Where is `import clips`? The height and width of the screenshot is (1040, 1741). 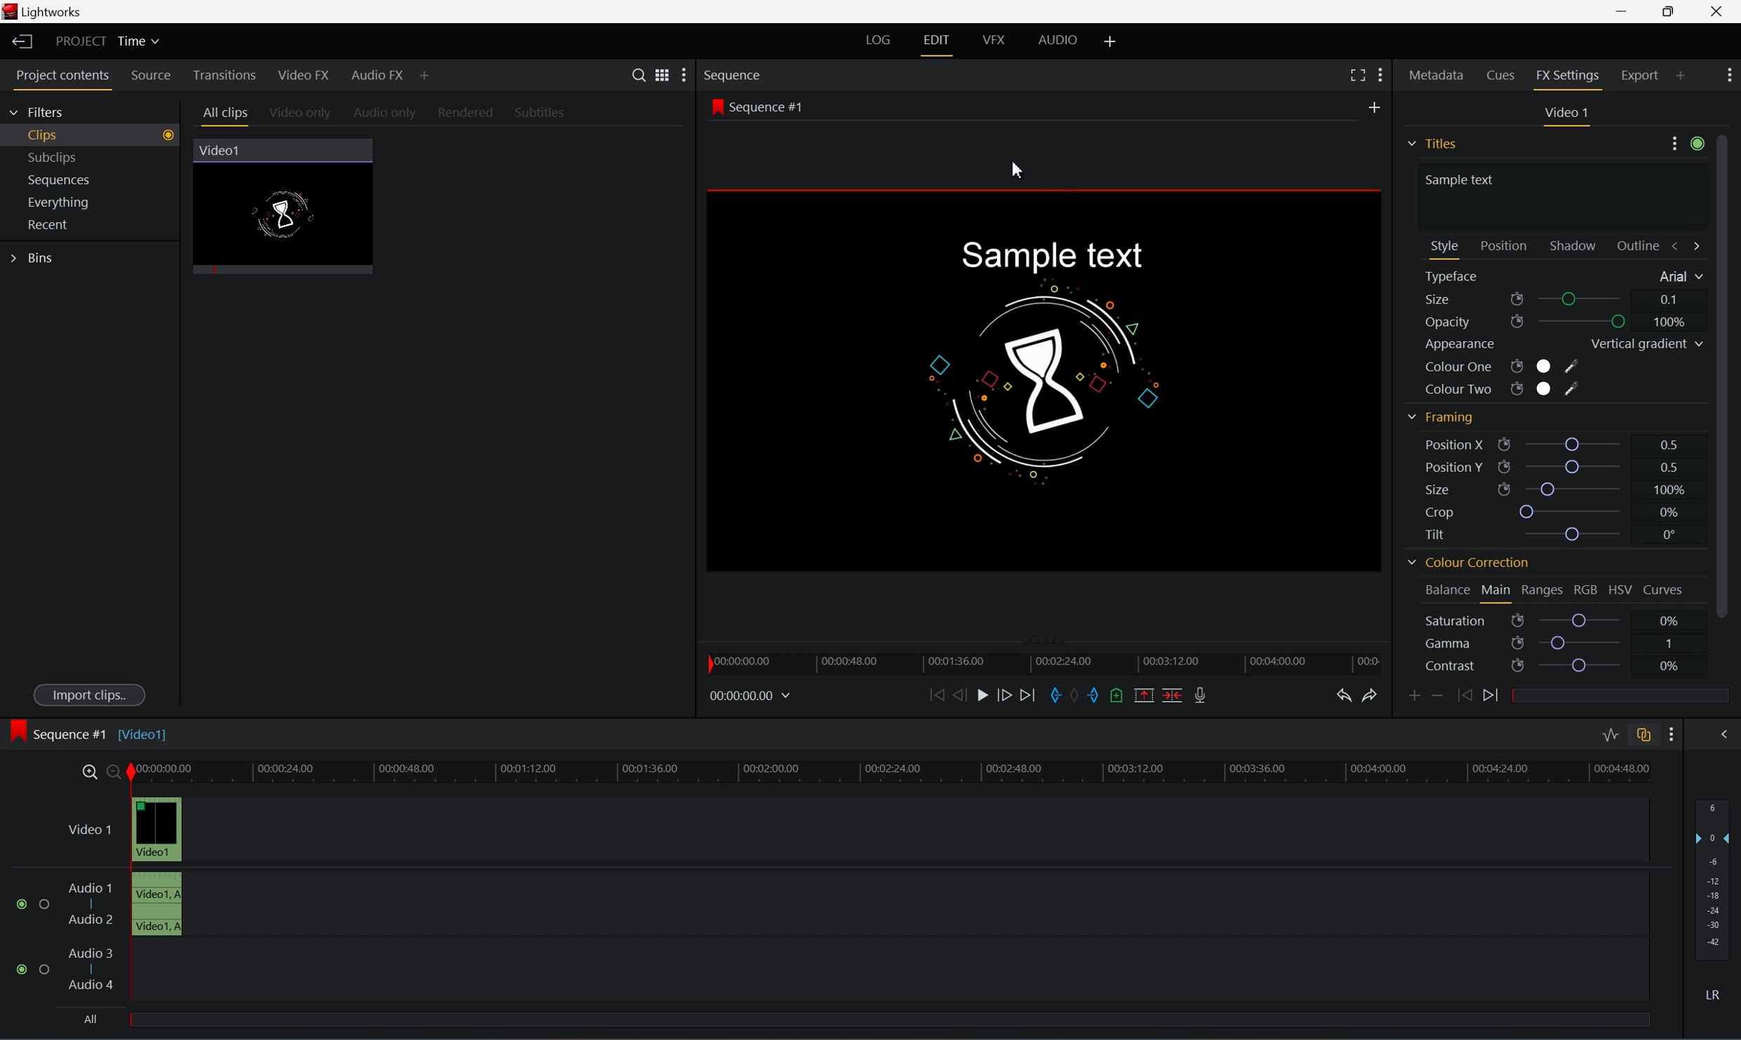 import clips is located at coordinates (92, 697).